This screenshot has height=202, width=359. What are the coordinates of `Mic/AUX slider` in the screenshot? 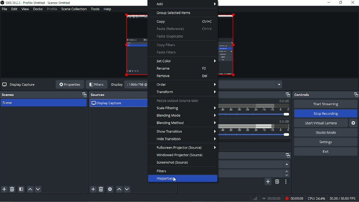 It's located at (255, 129).